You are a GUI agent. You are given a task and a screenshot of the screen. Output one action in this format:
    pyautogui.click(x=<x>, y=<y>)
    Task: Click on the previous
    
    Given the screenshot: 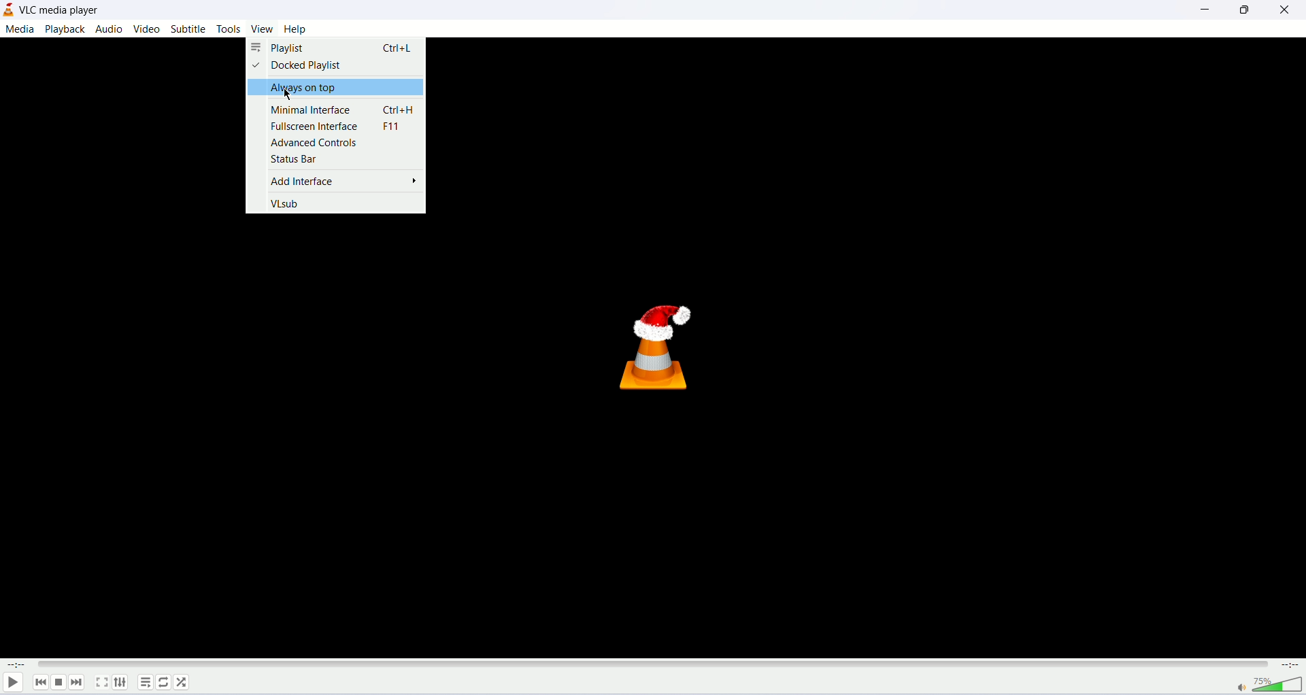 What is the action you would take?
    pyautogui.click(x=37, y=682)
    